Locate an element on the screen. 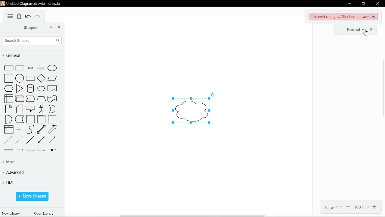 Image resolution: width=385 pixels, height=217 pixels. general is located at coordinates (32, 56).